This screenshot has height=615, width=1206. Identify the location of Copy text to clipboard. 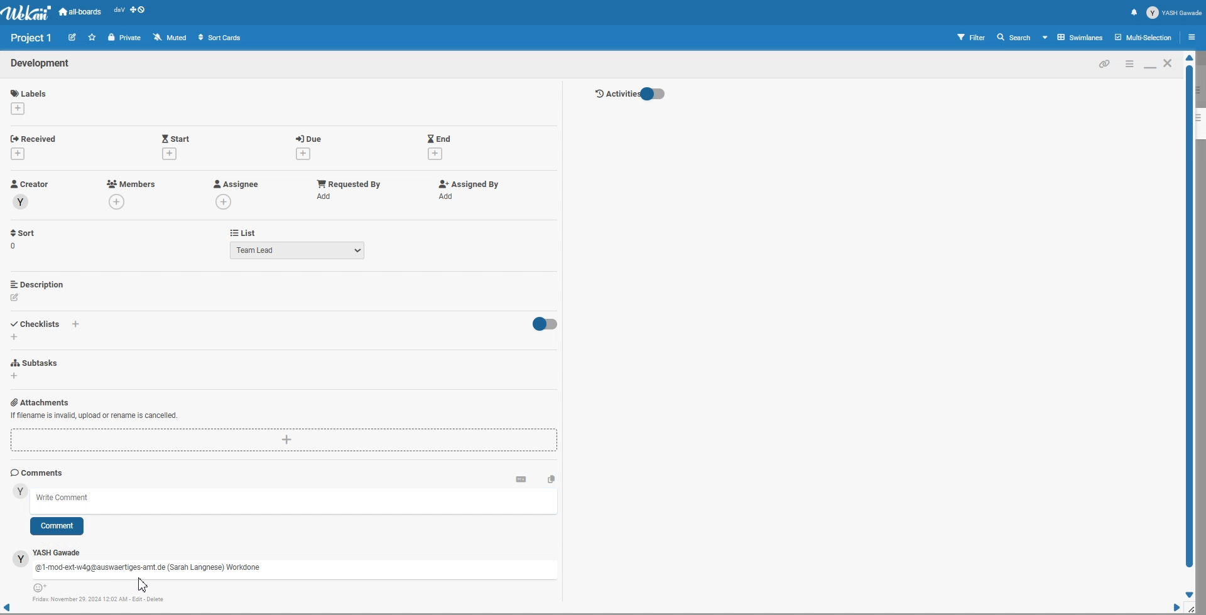
(551, 478).